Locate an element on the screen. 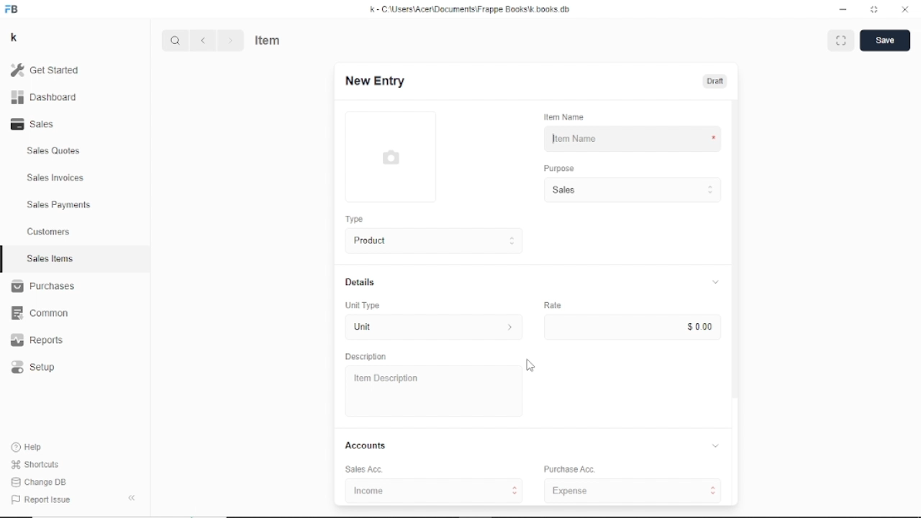  Shortcuts is located at coordinates (37, 465).